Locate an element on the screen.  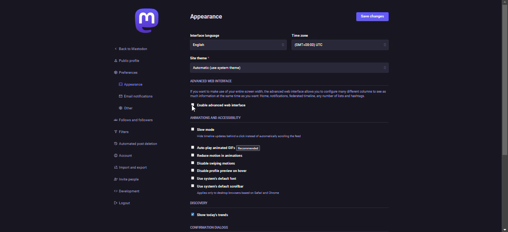
Animations and accessibility is located at coordinates (216, 117).